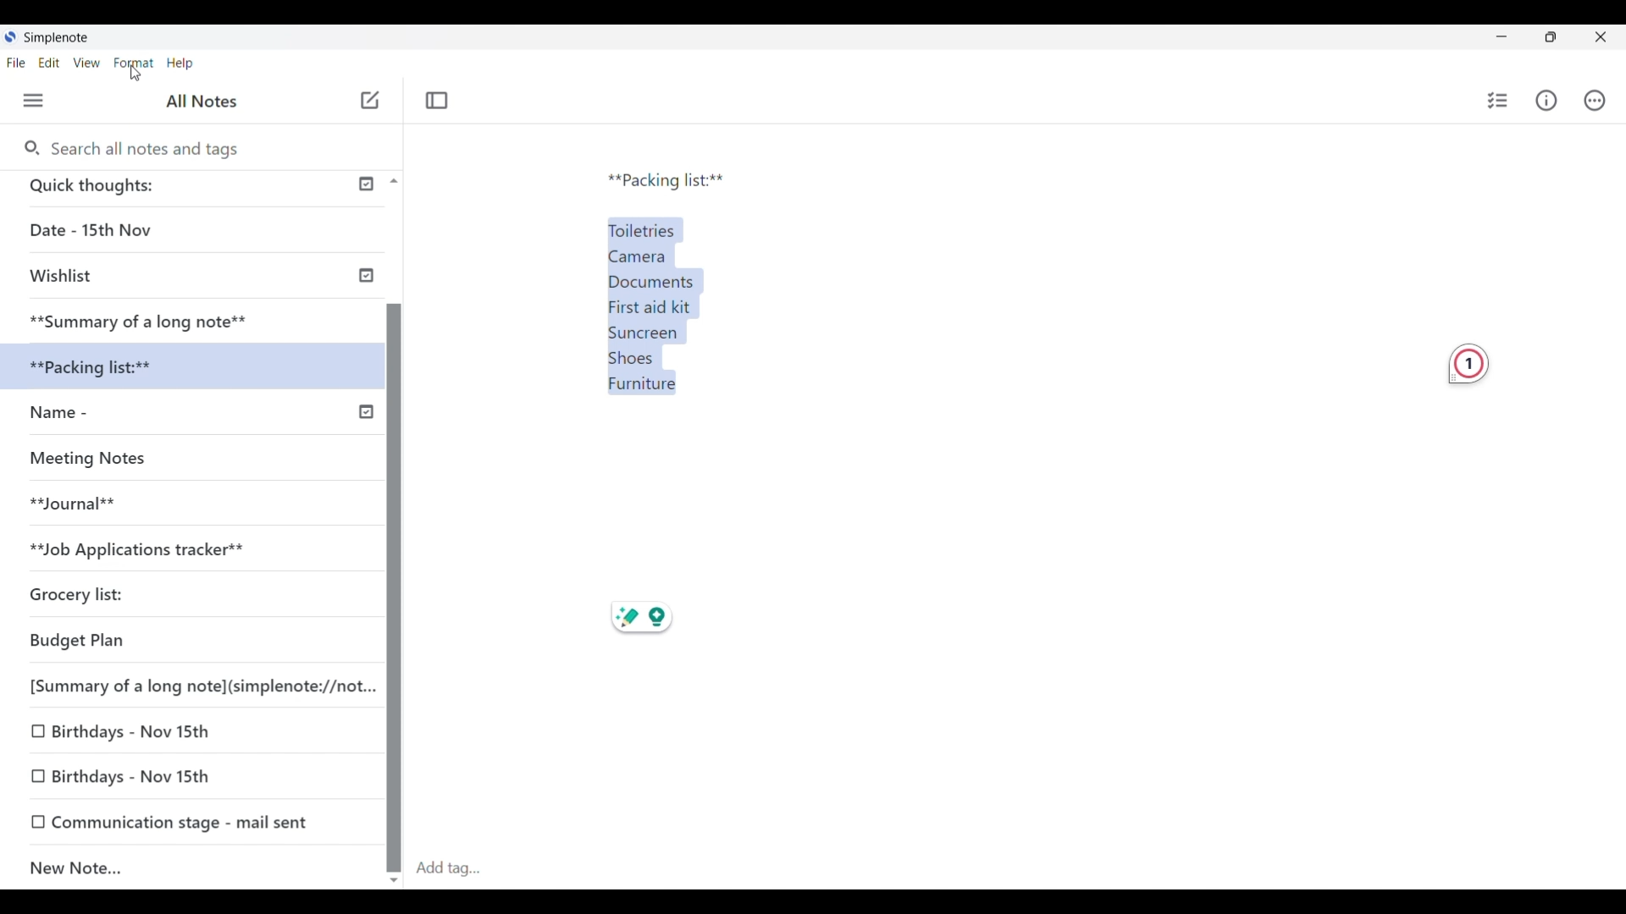  Describe the element at coordinates (447, 869) in the screenshot. I see `Click to type in tag` at that location.